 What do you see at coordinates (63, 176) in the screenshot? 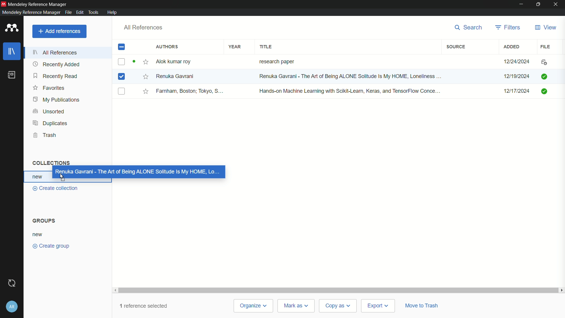
I see `cursor` at bounding box center [63, 176].